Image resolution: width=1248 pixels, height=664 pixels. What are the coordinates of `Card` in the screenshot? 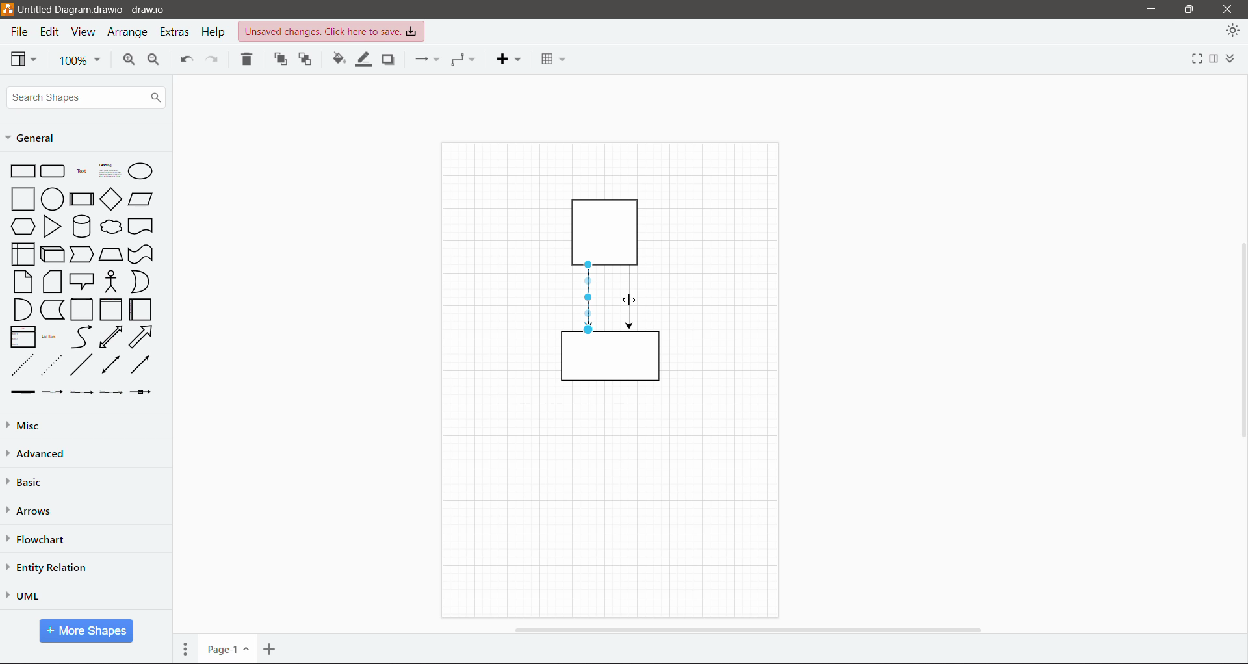 It's located at (52, 281).